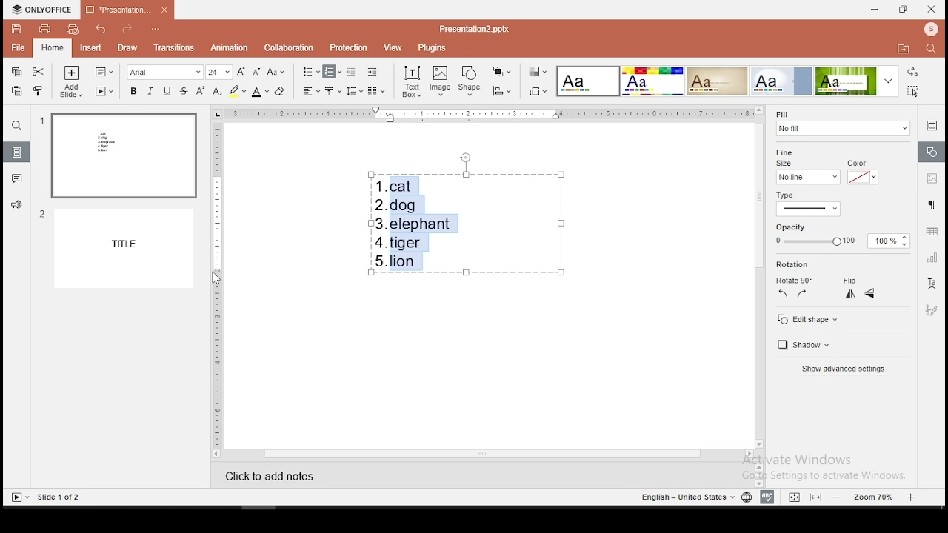  What do you see at coordinates (841, 369) in the screenshot?
I see `show advanced settings` at bounding box center [841, 369].